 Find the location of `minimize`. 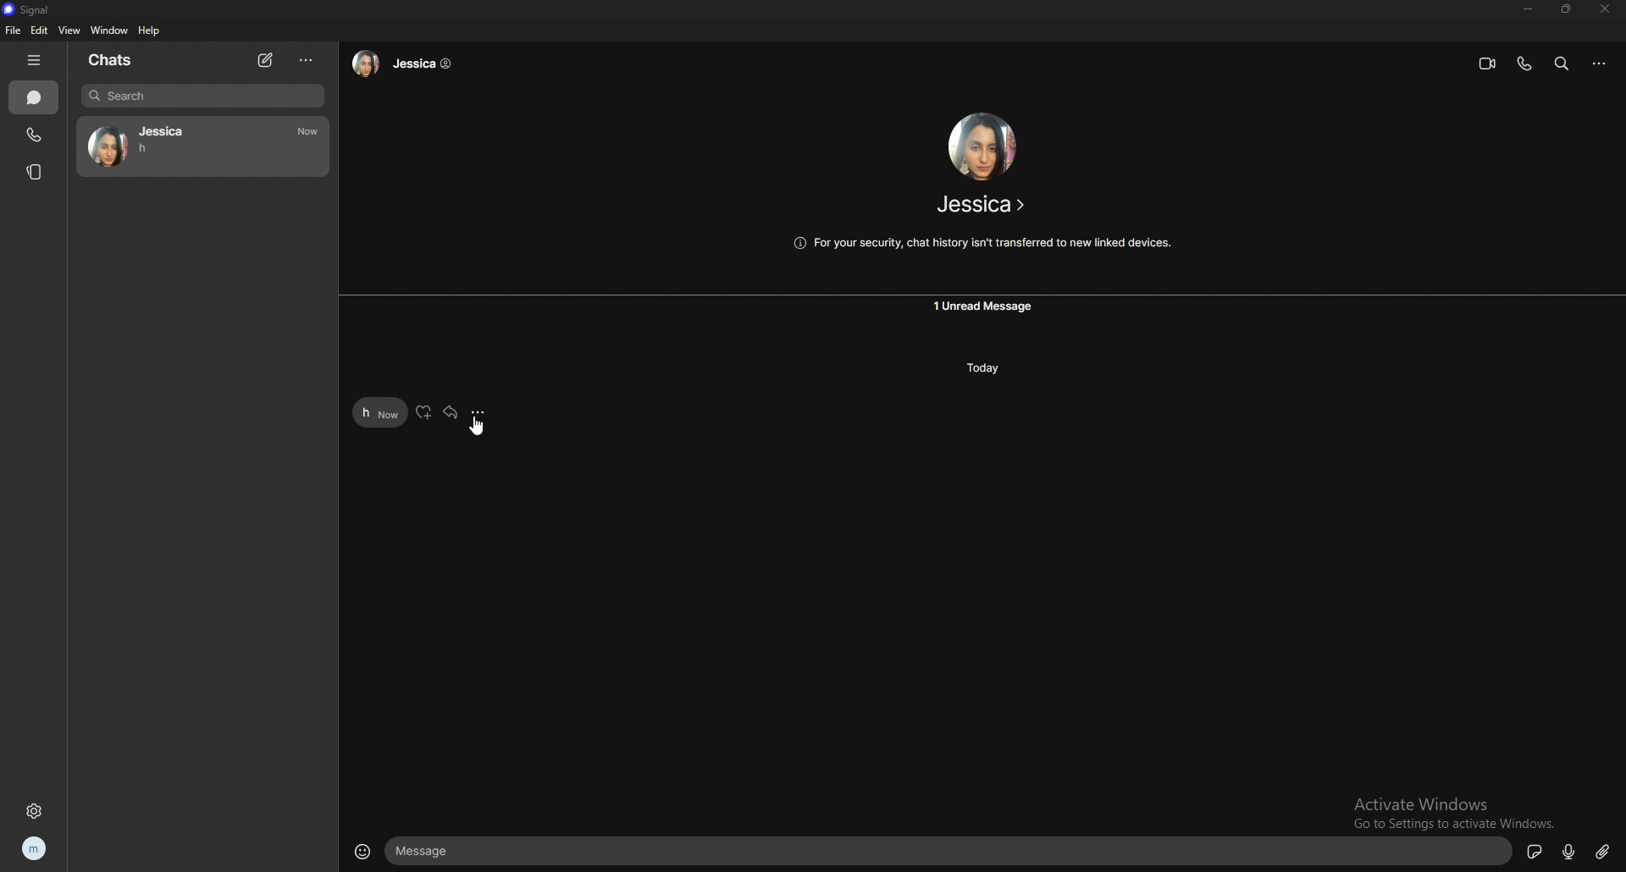

minimize is located at coordinates (1528, 8).